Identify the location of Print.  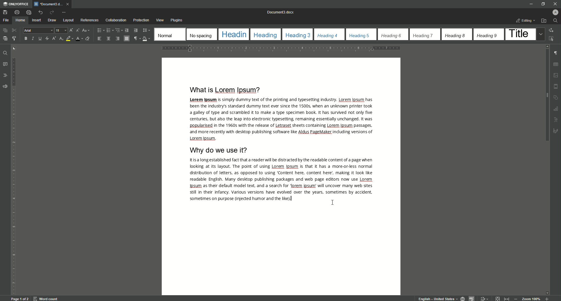
(18, 12).